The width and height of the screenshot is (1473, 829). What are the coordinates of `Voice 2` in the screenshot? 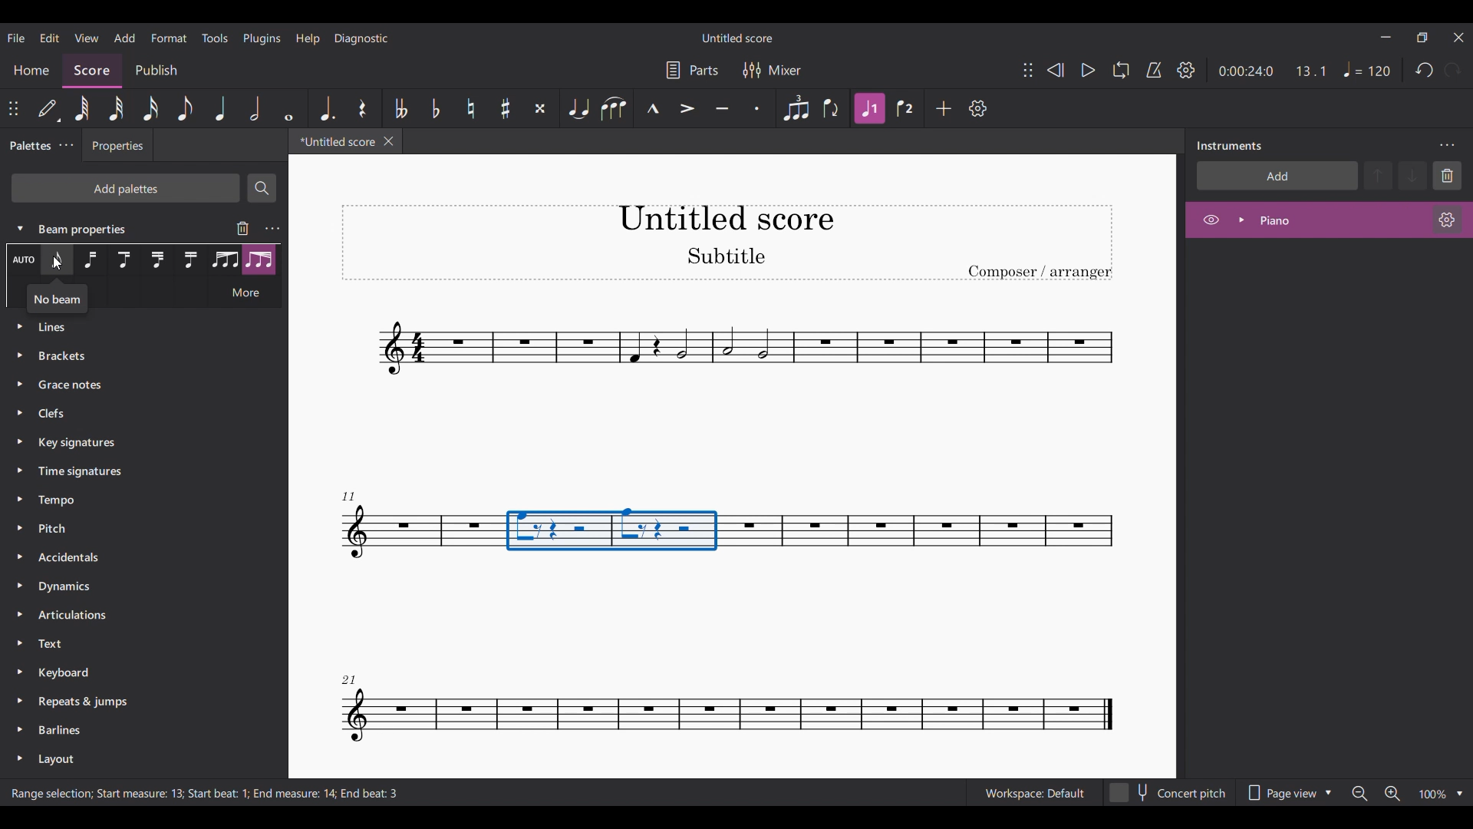 It's located at (905, 108).